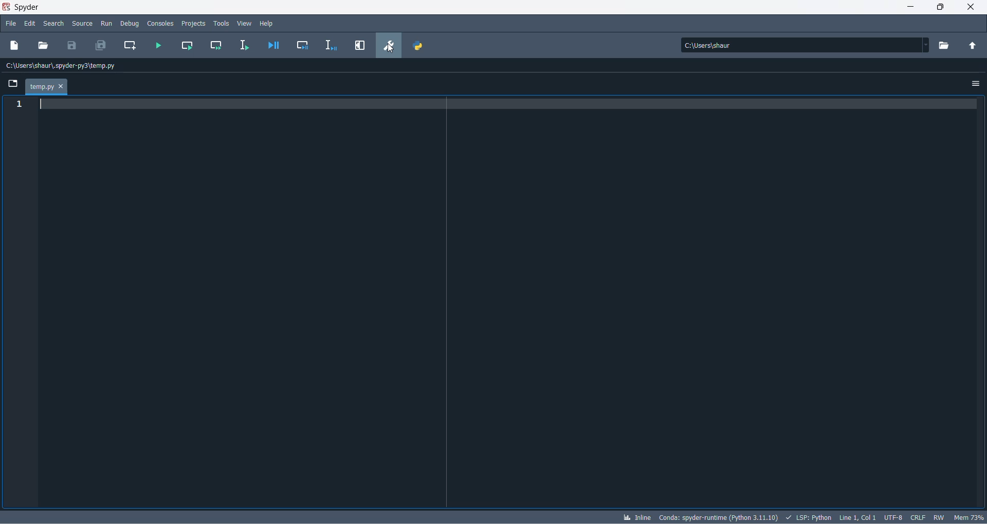 This screenshot has width=987, height=524. What do you see at coordinates (858, 516) in the screenshot?
I see `line and column number` at bounding box center [858, 516].